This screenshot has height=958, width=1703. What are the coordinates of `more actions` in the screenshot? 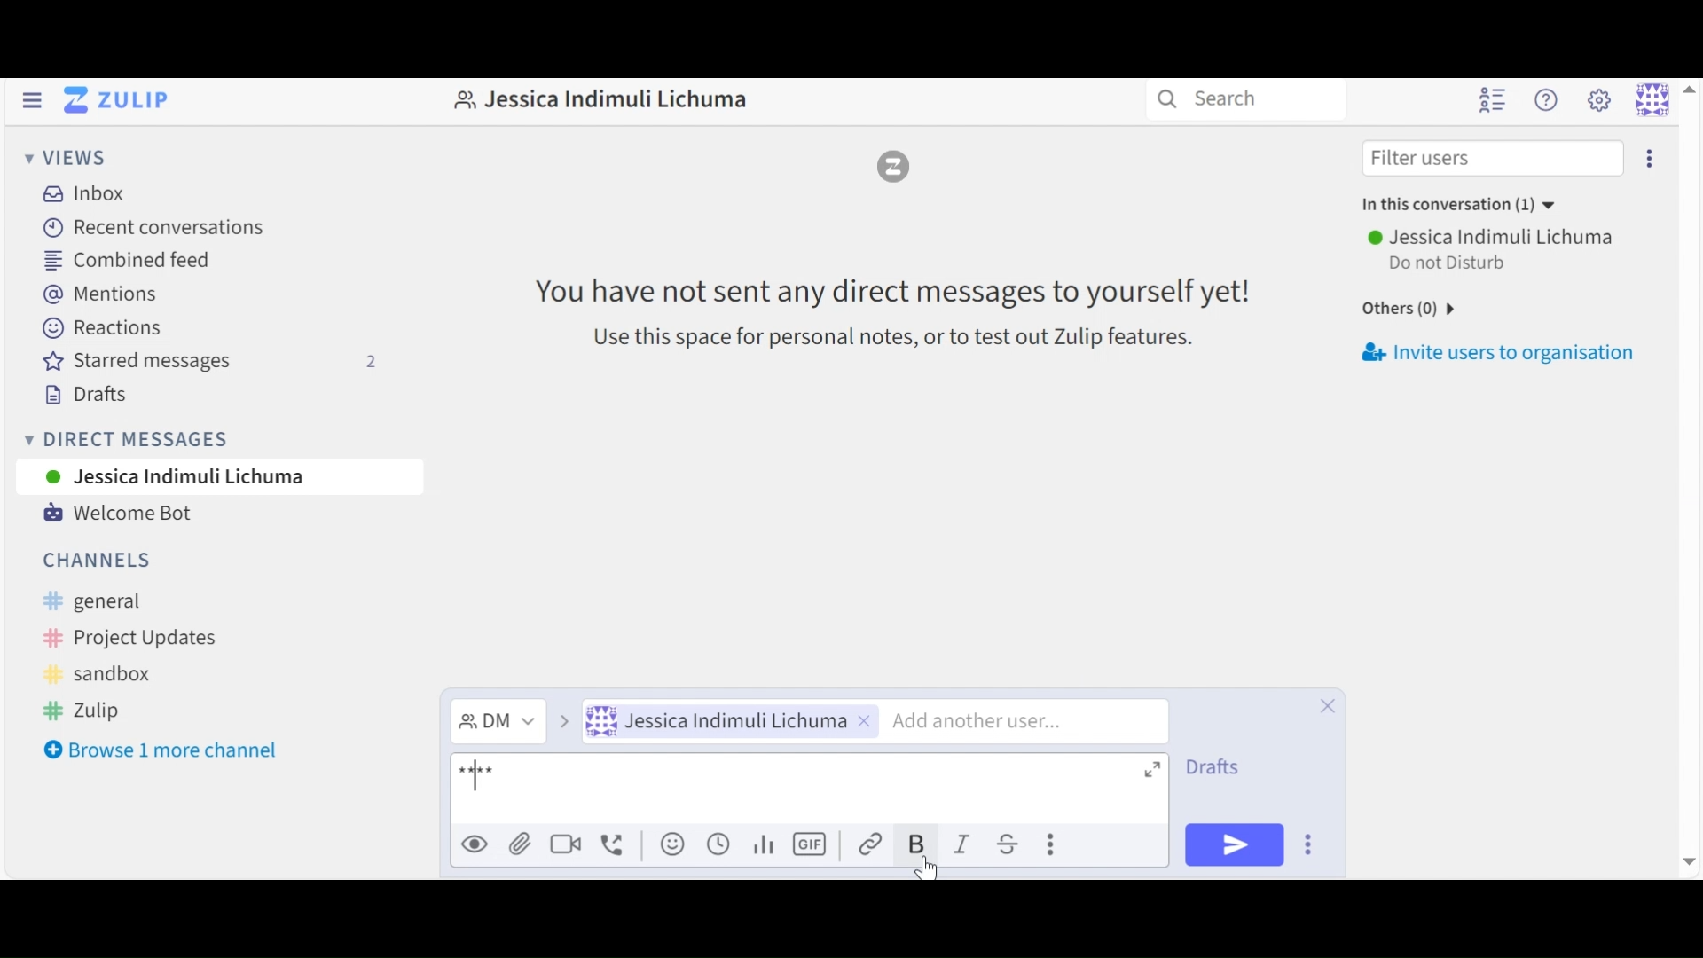 It's located at (1053, 845).